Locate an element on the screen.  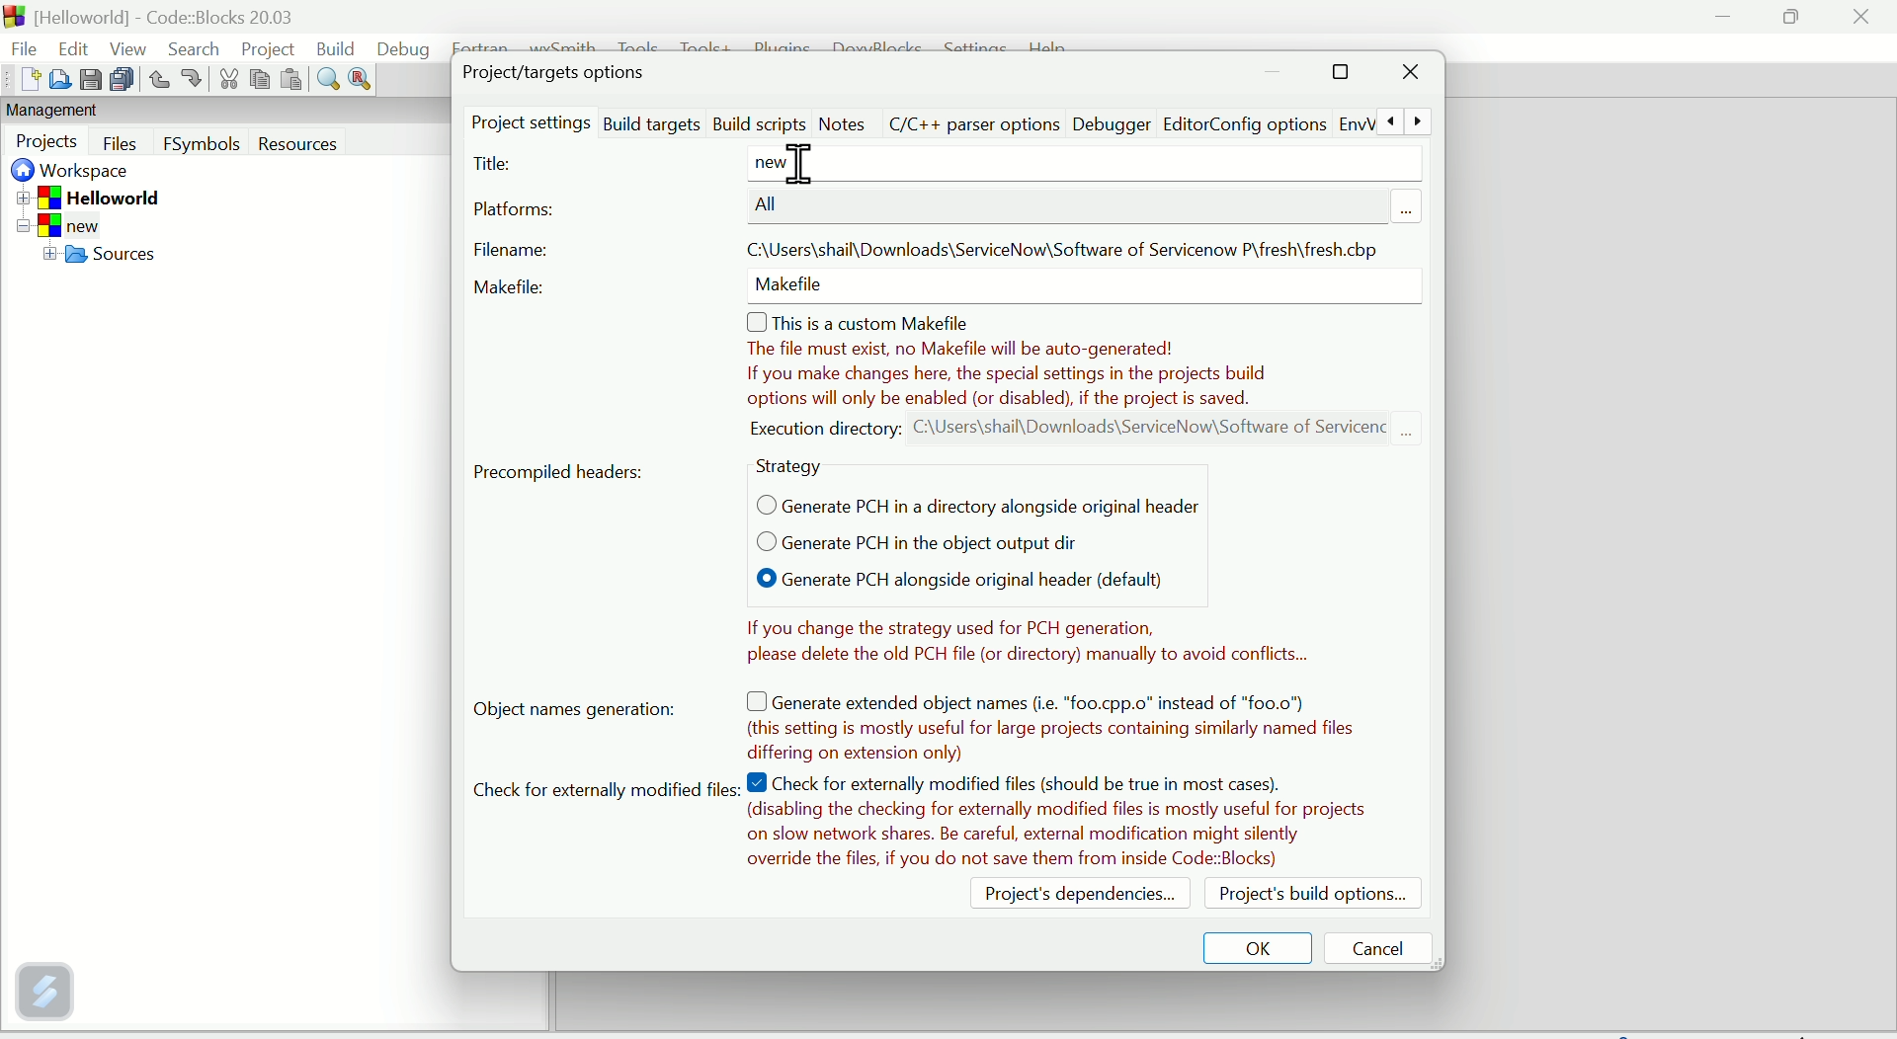
New is located at coordinates (22, 81).